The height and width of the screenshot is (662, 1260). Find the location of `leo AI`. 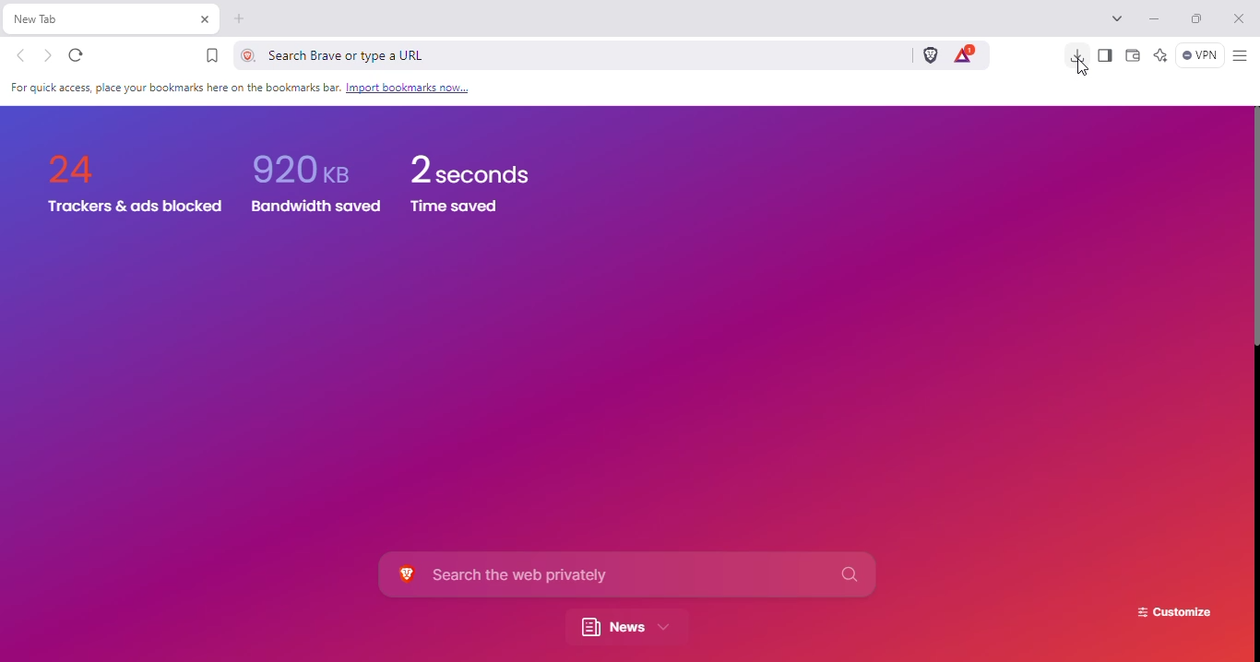

leo AI is located at coordinates (1160, 54).